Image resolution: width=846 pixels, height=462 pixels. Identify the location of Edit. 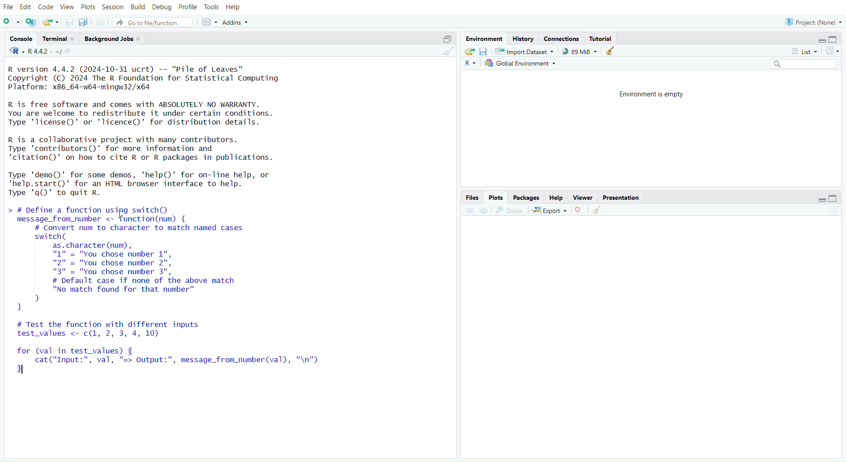
(25, 7).